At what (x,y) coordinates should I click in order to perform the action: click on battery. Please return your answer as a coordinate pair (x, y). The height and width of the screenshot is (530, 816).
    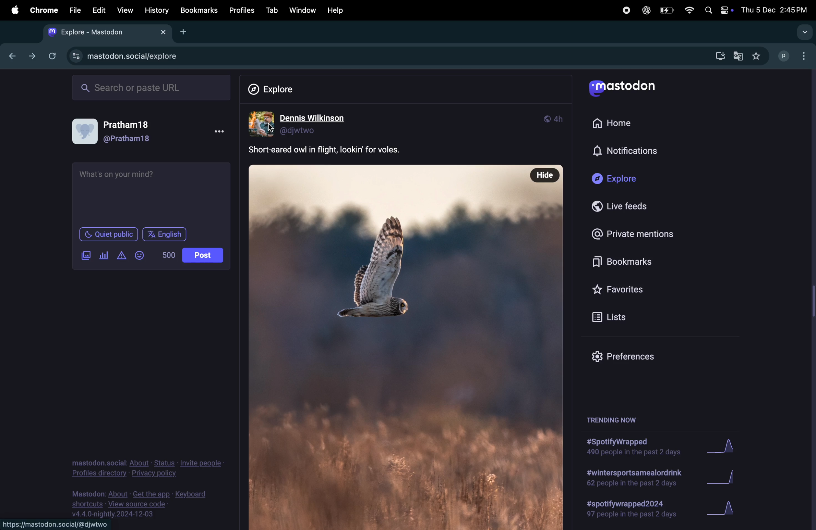
    Looking at the image, I should click on (666, 11).